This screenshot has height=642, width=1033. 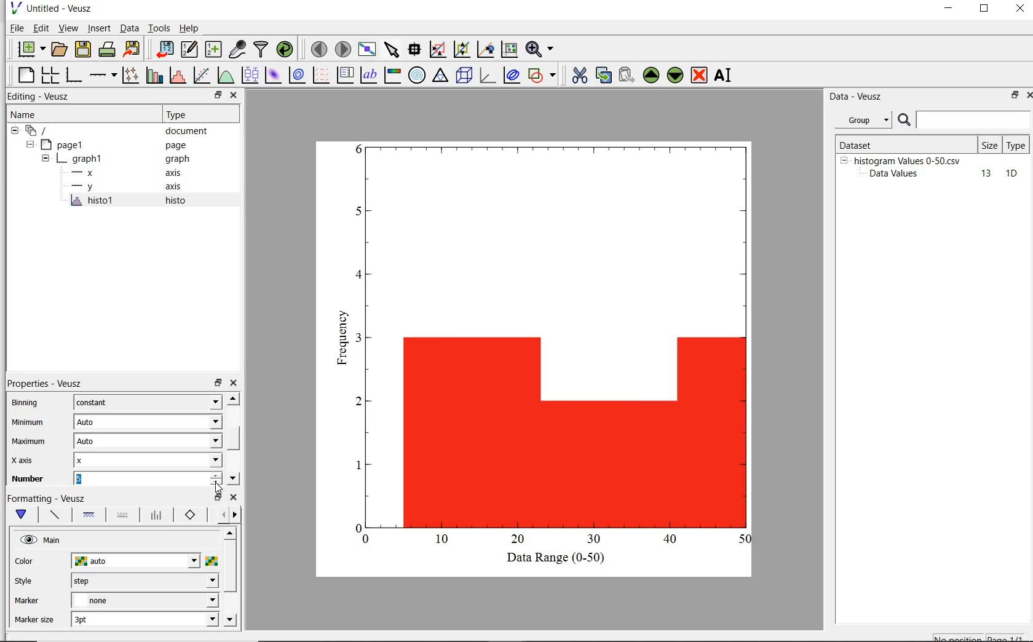 What do you see at coordinates (218, 383) in the screenshot?
I see `restore down` at bounding box center [218, 383].